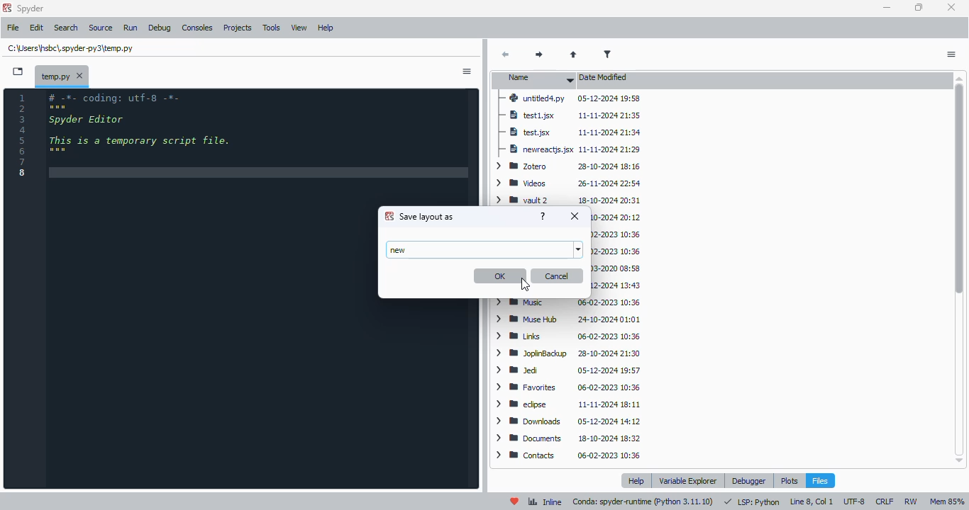 This screenshot has width=969, height=510. I want to click on files, so click(820, 480).